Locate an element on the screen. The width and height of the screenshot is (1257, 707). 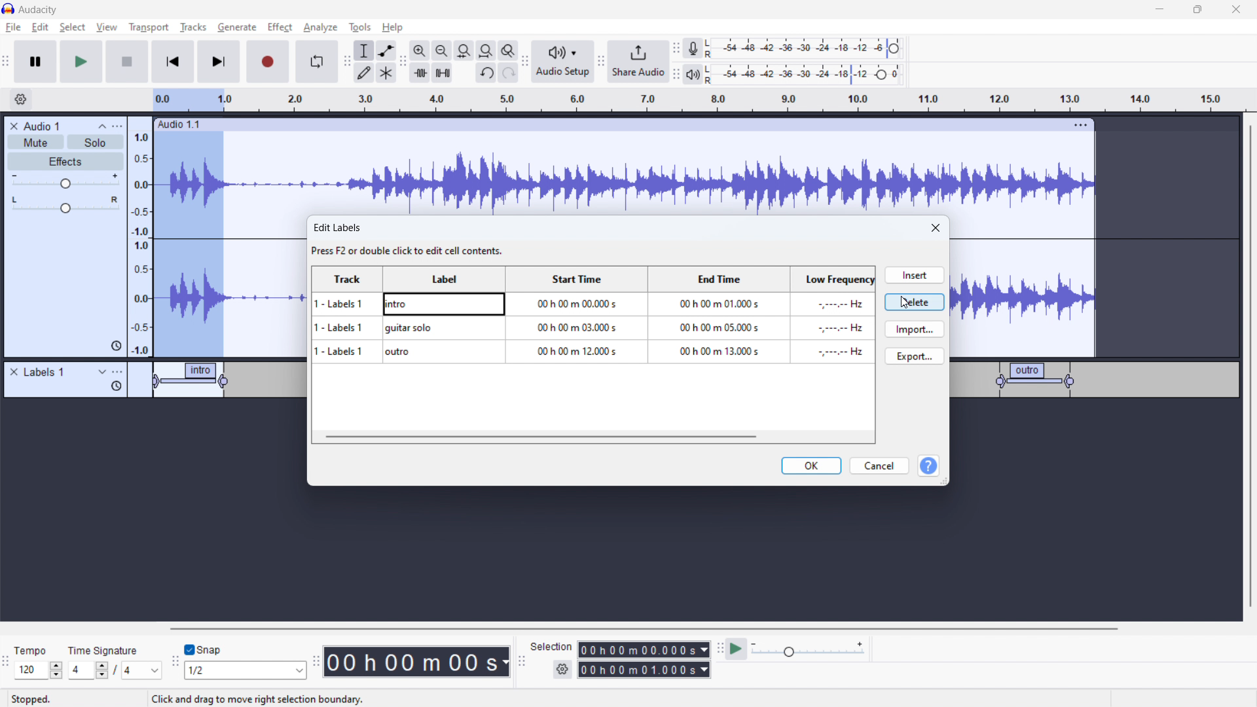
audio setup is located at coordinates (563, 62).